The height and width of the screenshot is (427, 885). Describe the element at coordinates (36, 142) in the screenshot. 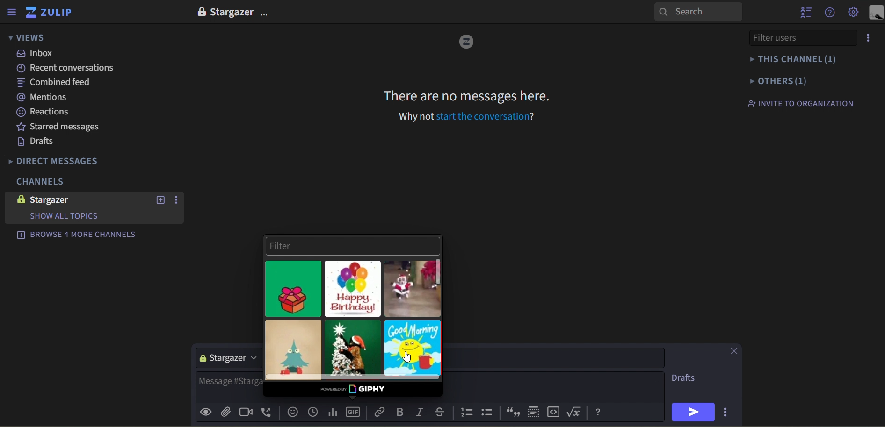

I see `drafts` at that location.